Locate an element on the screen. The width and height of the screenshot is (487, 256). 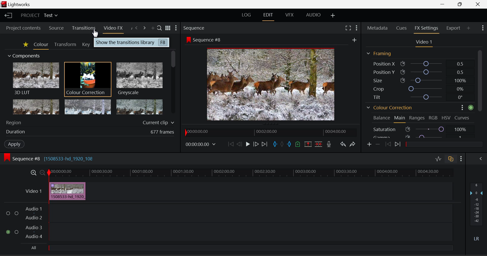
Posterize is located at coordinates (139, 107).